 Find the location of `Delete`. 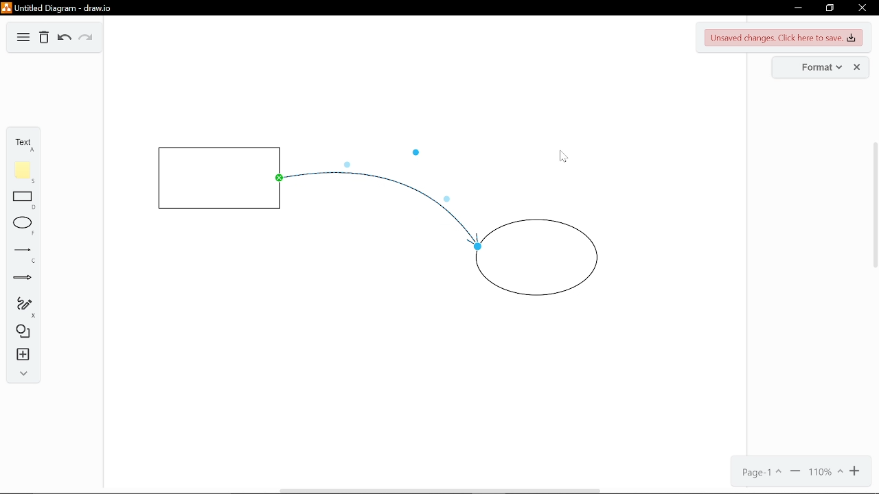

Delete is located at coordinates (45, 38).